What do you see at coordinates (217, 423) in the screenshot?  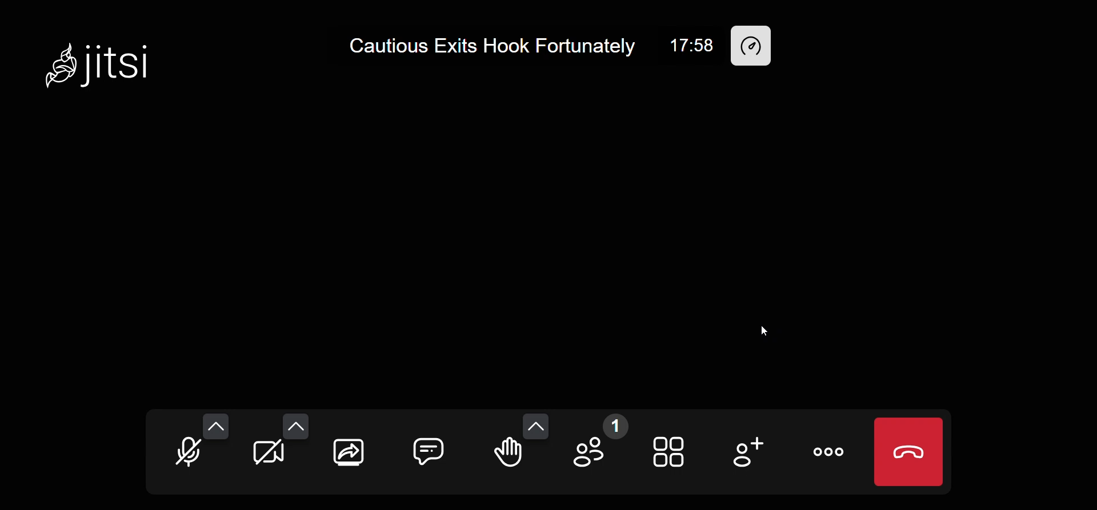 I see `more microphone option` at bounding box center [217, 423].